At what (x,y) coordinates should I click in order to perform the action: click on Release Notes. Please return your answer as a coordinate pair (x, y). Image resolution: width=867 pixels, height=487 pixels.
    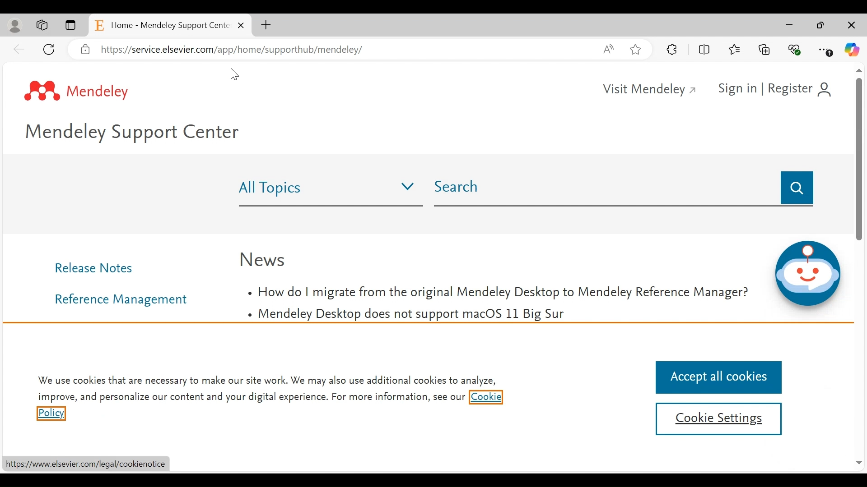
    Looking at the image, I should click on (98, 267).